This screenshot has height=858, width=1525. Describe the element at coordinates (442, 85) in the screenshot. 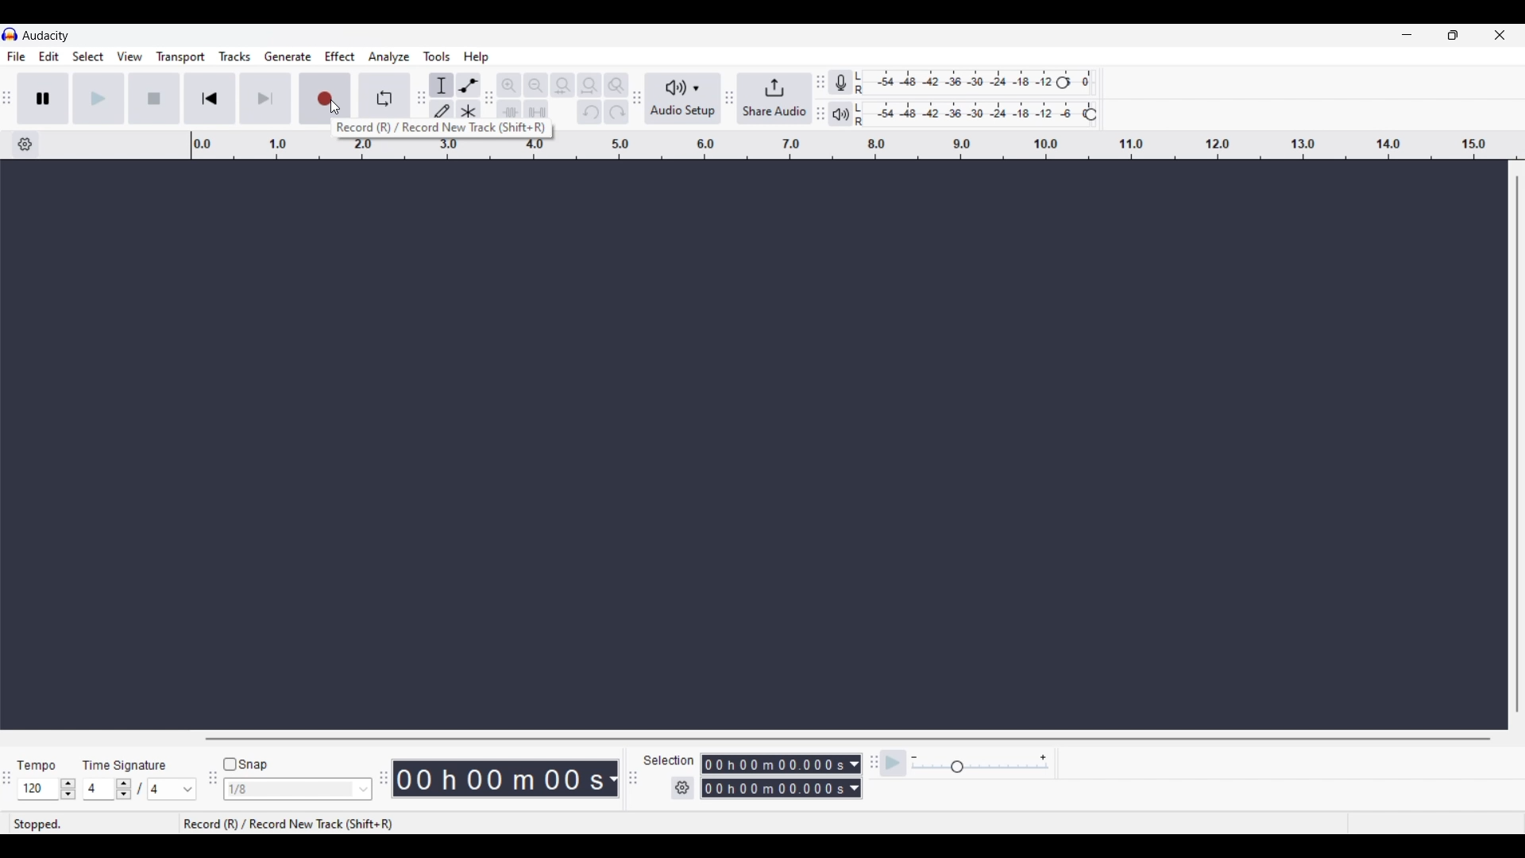

I see `Selection tool` at that location.